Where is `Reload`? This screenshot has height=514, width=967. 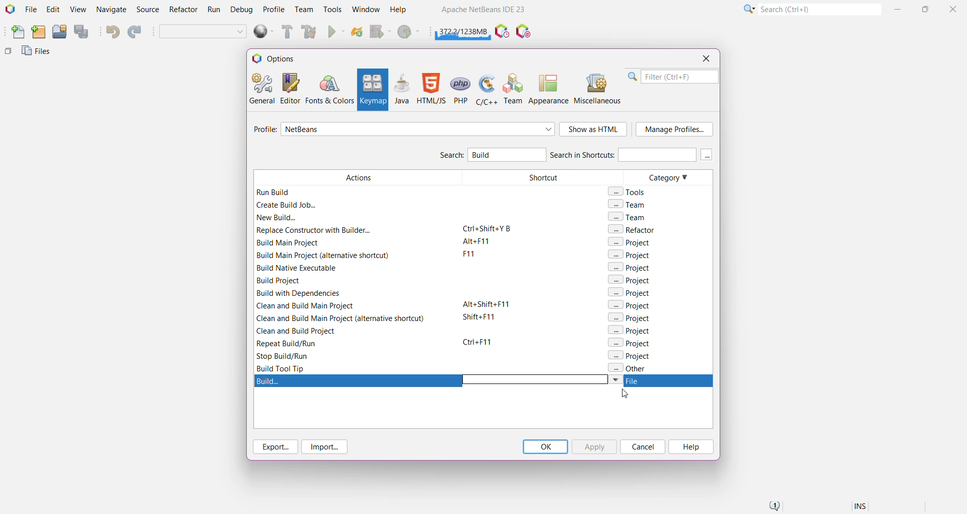
Reload is located at coordinates (357, 33).